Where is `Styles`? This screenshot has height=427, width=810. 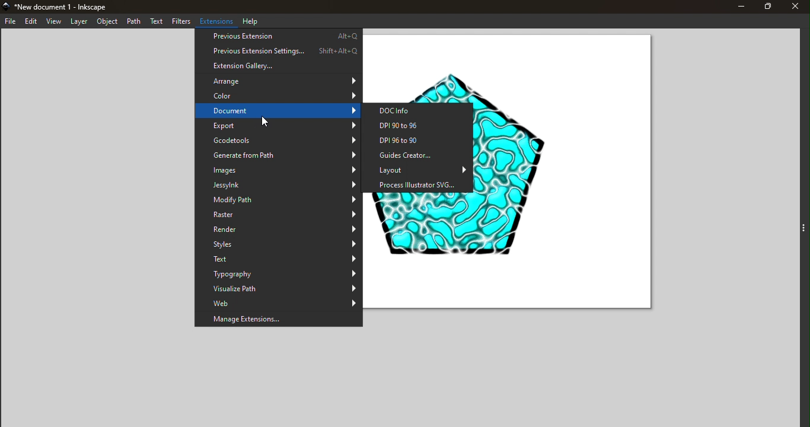 Styles is located at coordinates (279, 244).